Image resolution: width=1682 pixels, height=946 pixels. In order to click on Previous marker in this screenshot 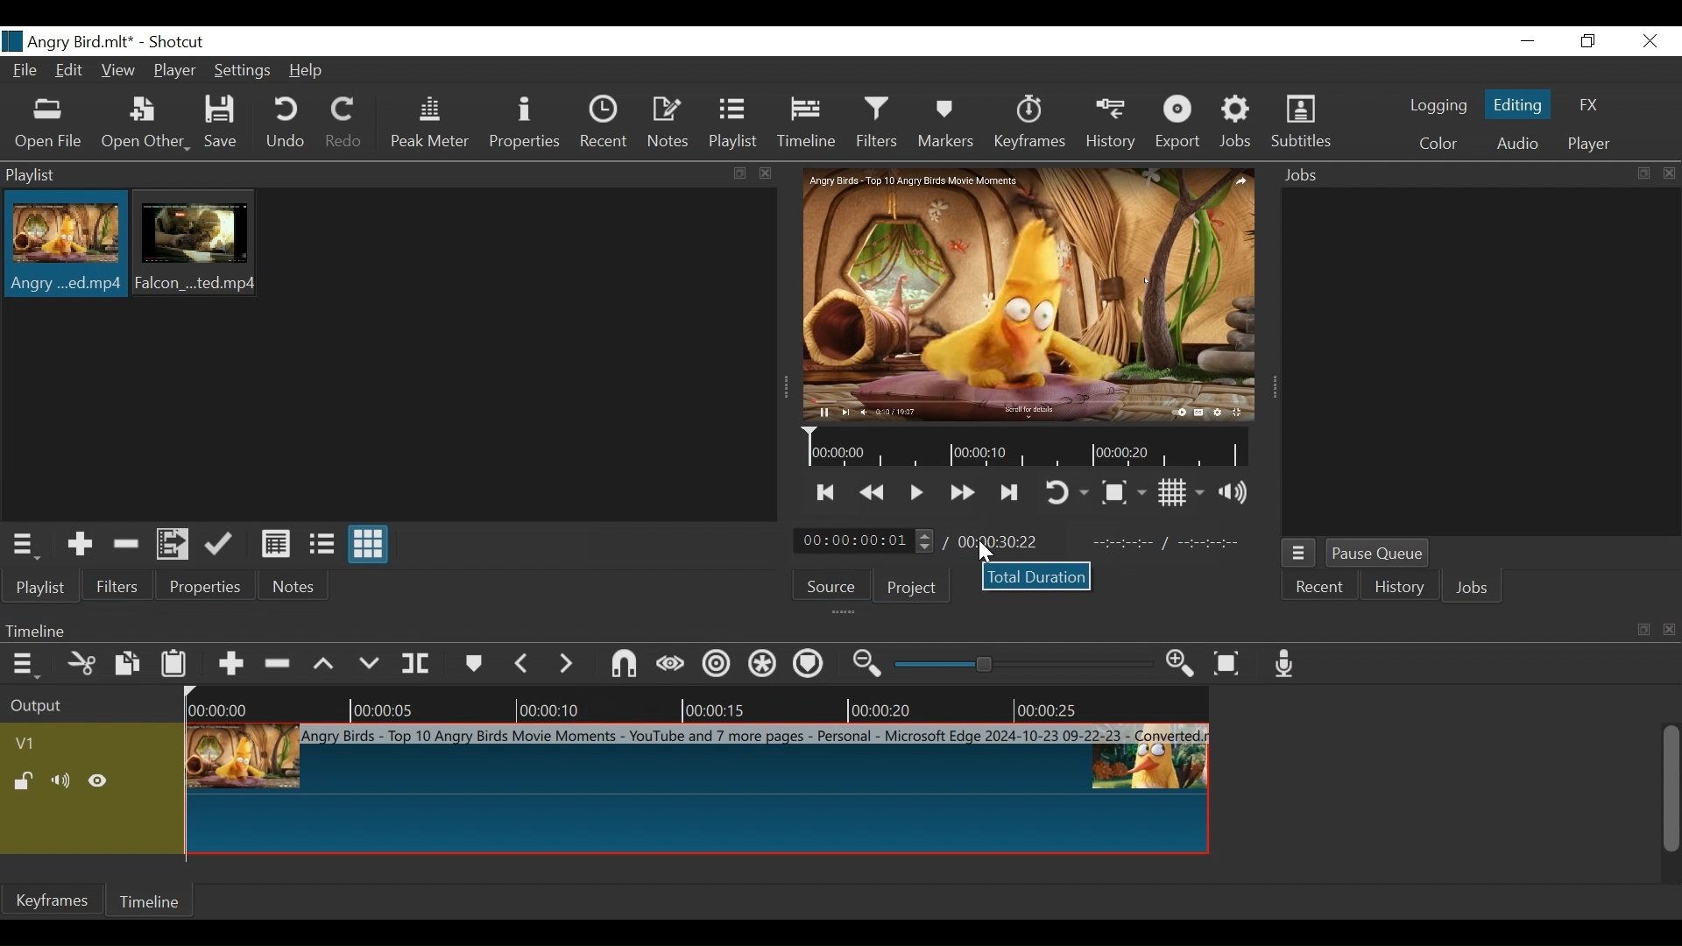, I will do `click(522, 665)`.